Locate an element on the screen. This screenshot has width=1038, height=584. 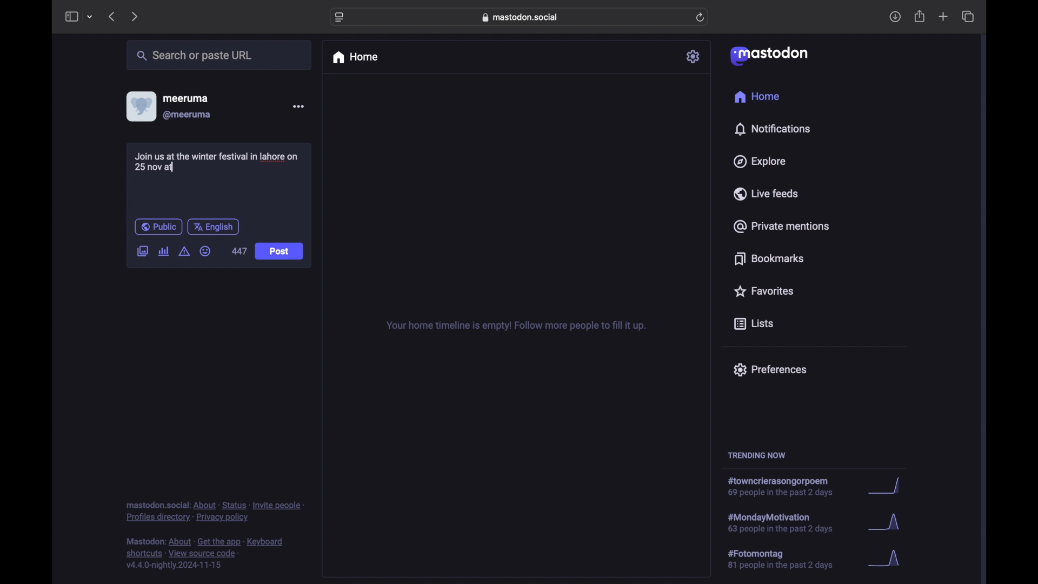
notifications is located at coordinates (772, 129).